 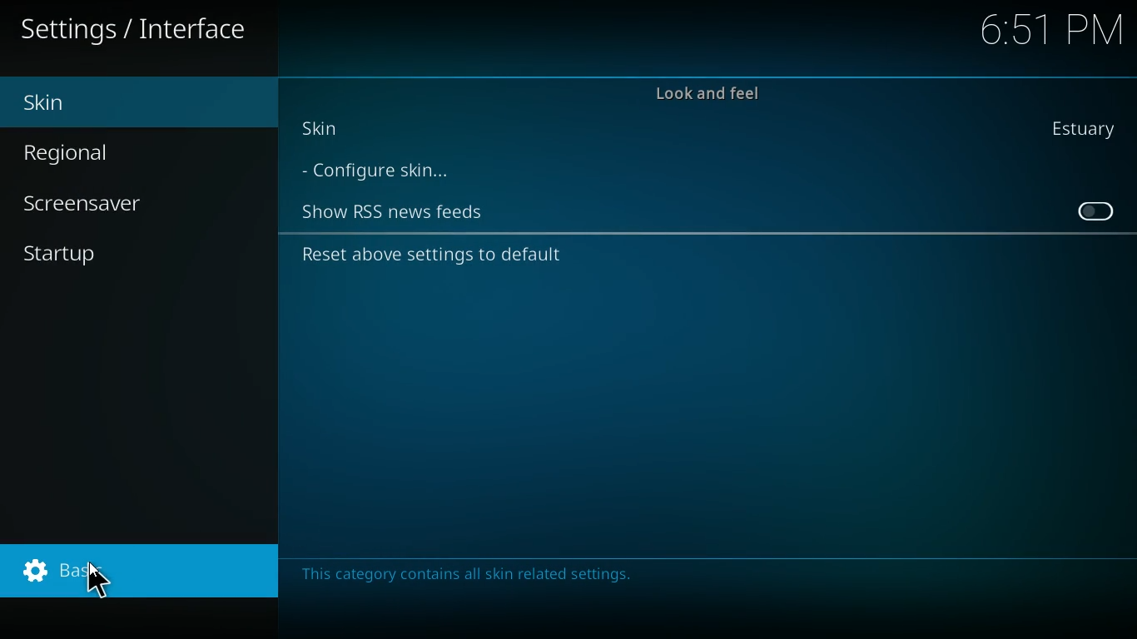 What do you see at coordinates (448, 258) in the screenshot?
I see `reset` at bounding box center [448, 258].